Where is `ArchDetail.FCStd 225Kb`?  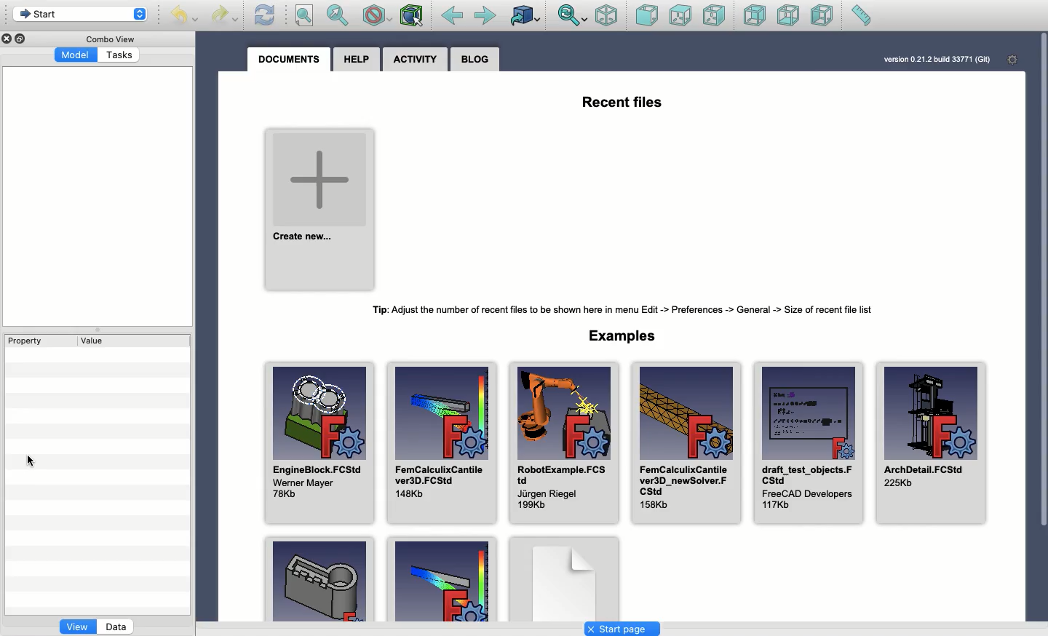 ArchDetail.FCStd 225Kb is located at coordinates (932, 443).